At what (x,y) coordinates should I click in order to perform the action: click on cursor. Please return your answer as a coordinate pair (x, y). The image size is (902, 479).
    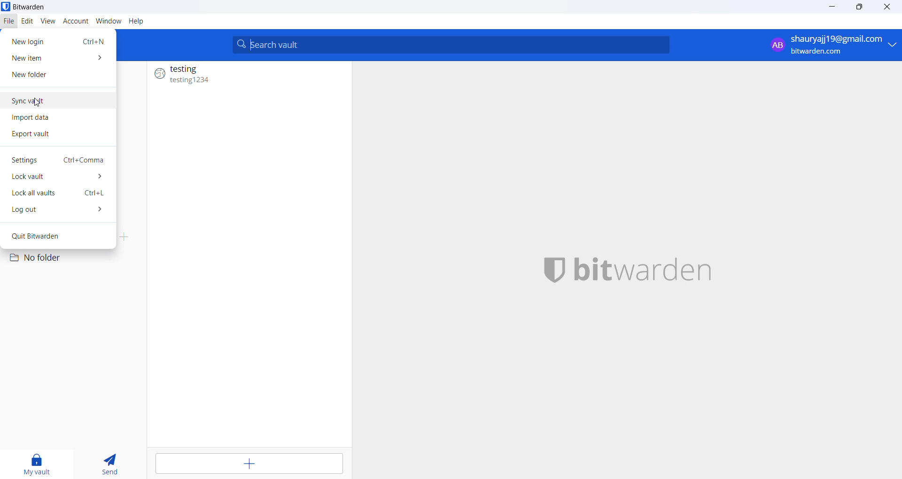
    Looking at the image, I should click on (886, 8).